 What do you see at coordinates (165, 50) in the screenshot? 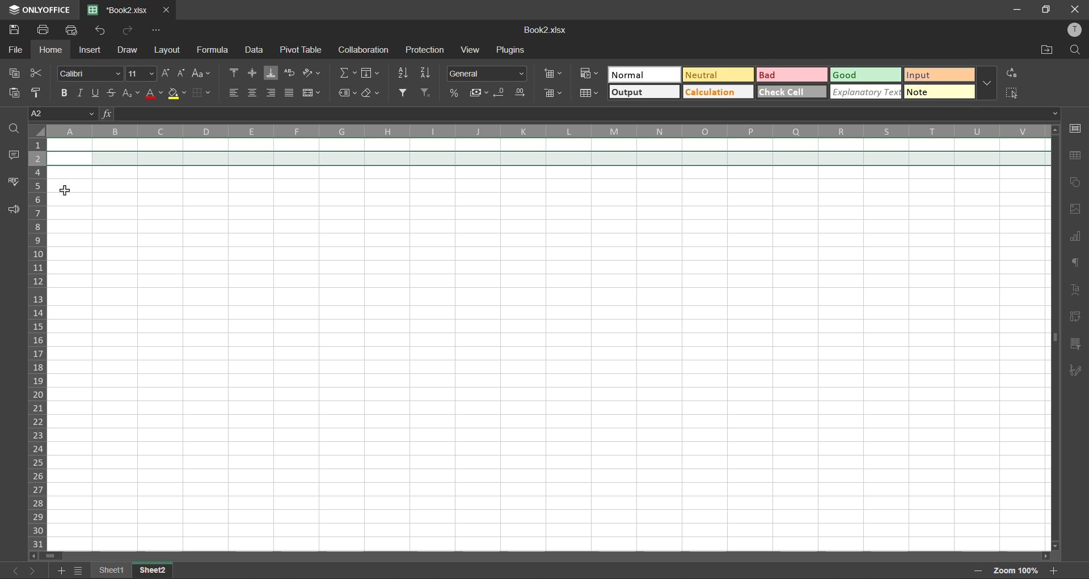
I see `layout` at bounding box center [165, 50].